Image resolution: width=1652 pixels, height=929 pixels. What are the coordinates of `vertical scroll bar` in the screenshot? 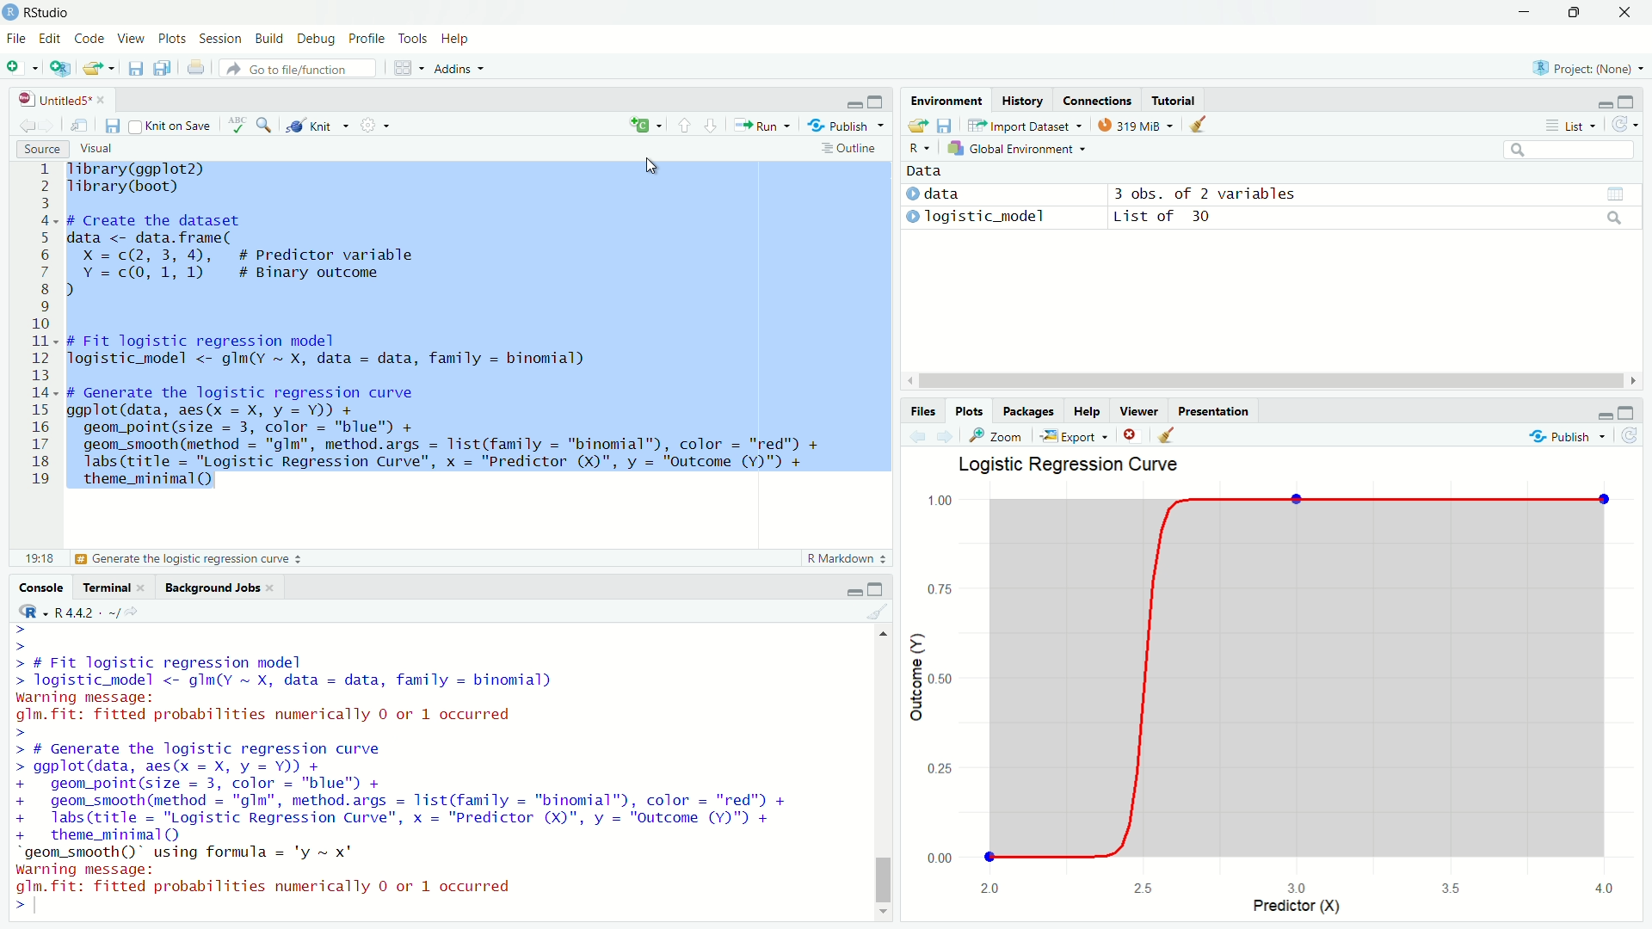 It's located at (882, 772).